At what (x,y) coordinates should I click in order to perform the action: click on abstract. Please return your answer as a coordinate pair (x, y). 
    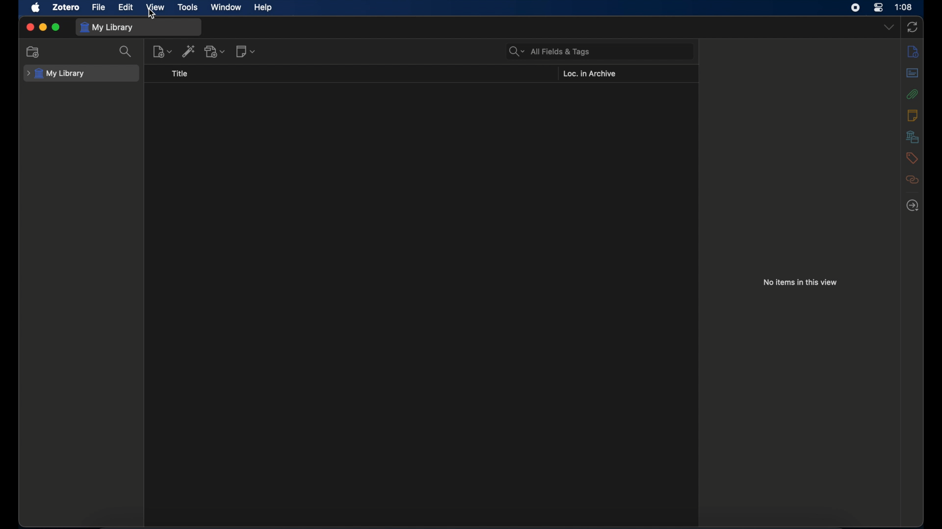
    Looking at the image, I should click on (913, 73).